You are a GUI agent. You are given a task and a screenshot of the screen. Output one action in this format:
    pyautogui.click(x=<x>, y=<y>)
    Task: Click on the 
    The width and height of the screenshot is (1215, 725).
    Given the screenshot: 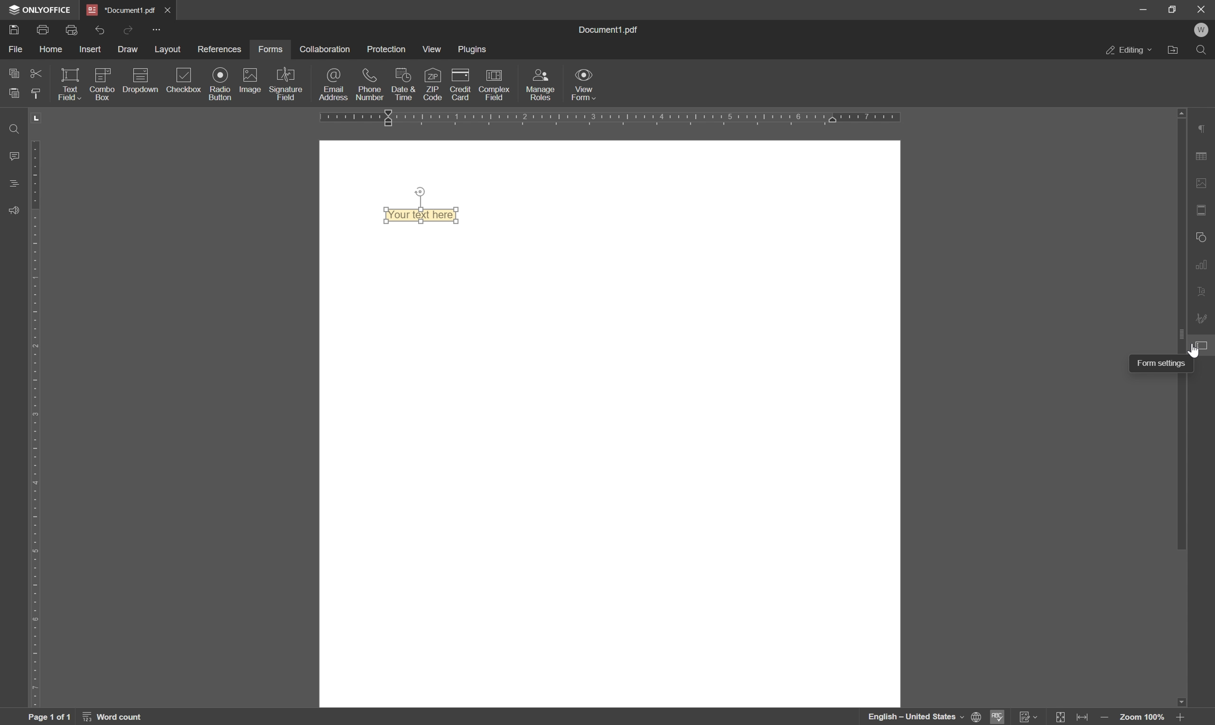 What is the action you would take?
    pyautogui.click(x=613, y=30)
    